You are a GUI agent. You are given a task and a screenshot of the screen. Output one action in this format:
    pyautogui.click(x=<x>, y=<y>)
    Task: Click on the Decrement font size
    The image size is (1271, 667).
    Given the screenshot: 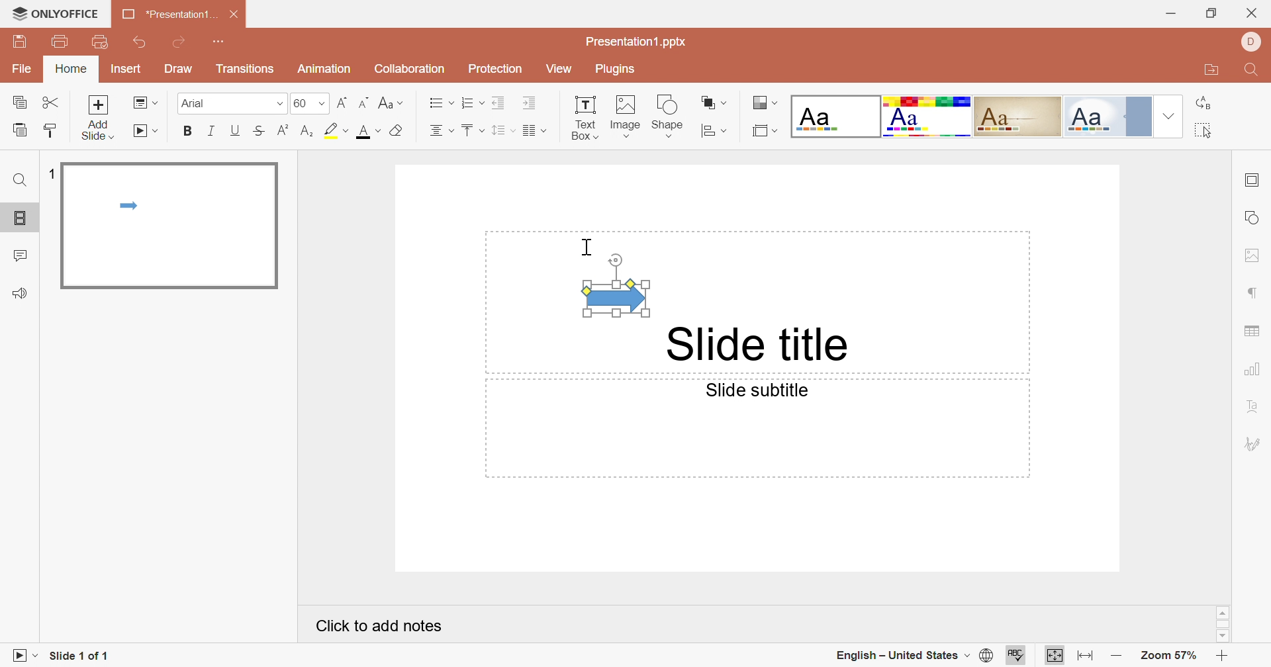 What is the action you would take?
    pyautogui.click(x=365, y=103)
    